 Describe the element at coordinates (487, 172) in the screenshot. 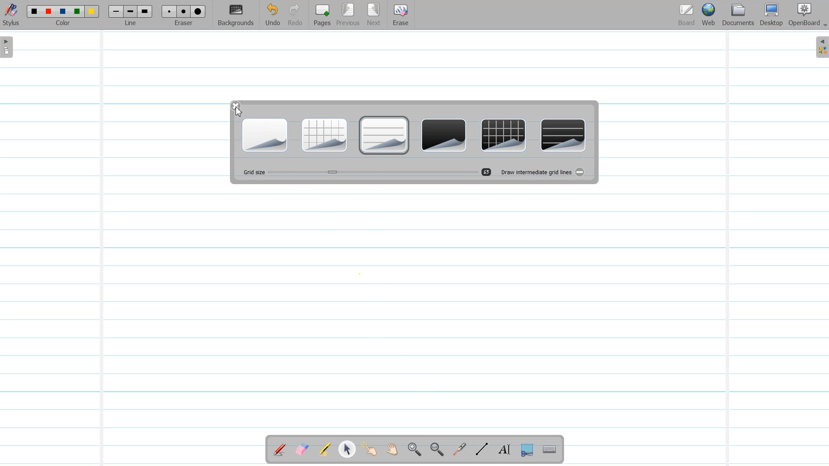

I see `Reset Grid size` at that location.